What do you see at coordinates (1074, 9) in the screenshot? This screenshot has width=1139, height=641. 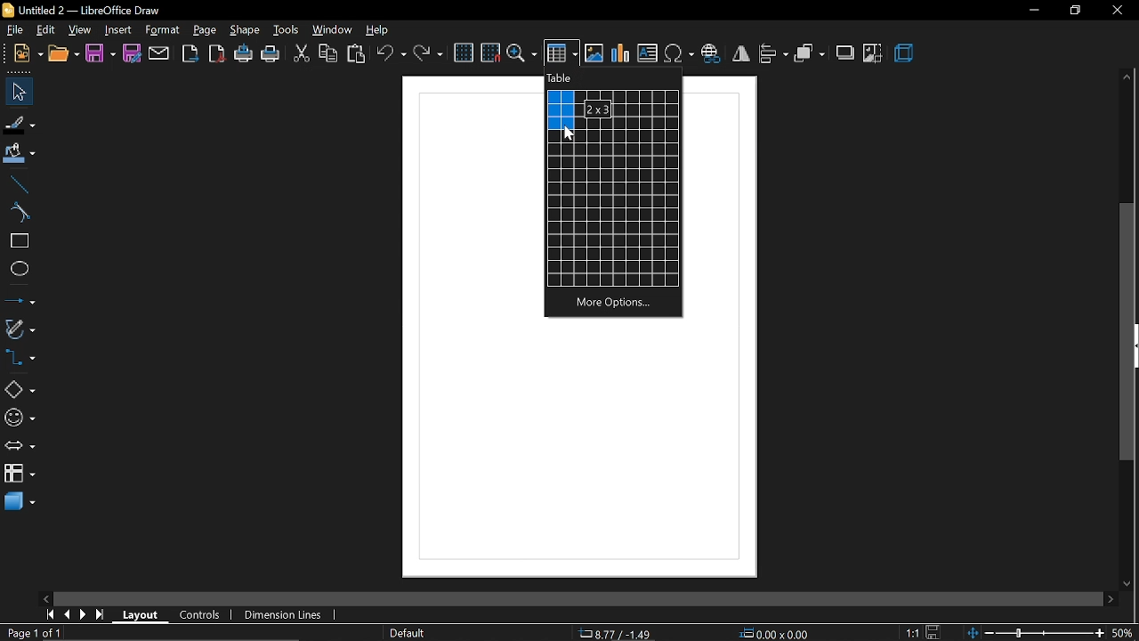 I see `restore down` at bounding box center [1074, 9].